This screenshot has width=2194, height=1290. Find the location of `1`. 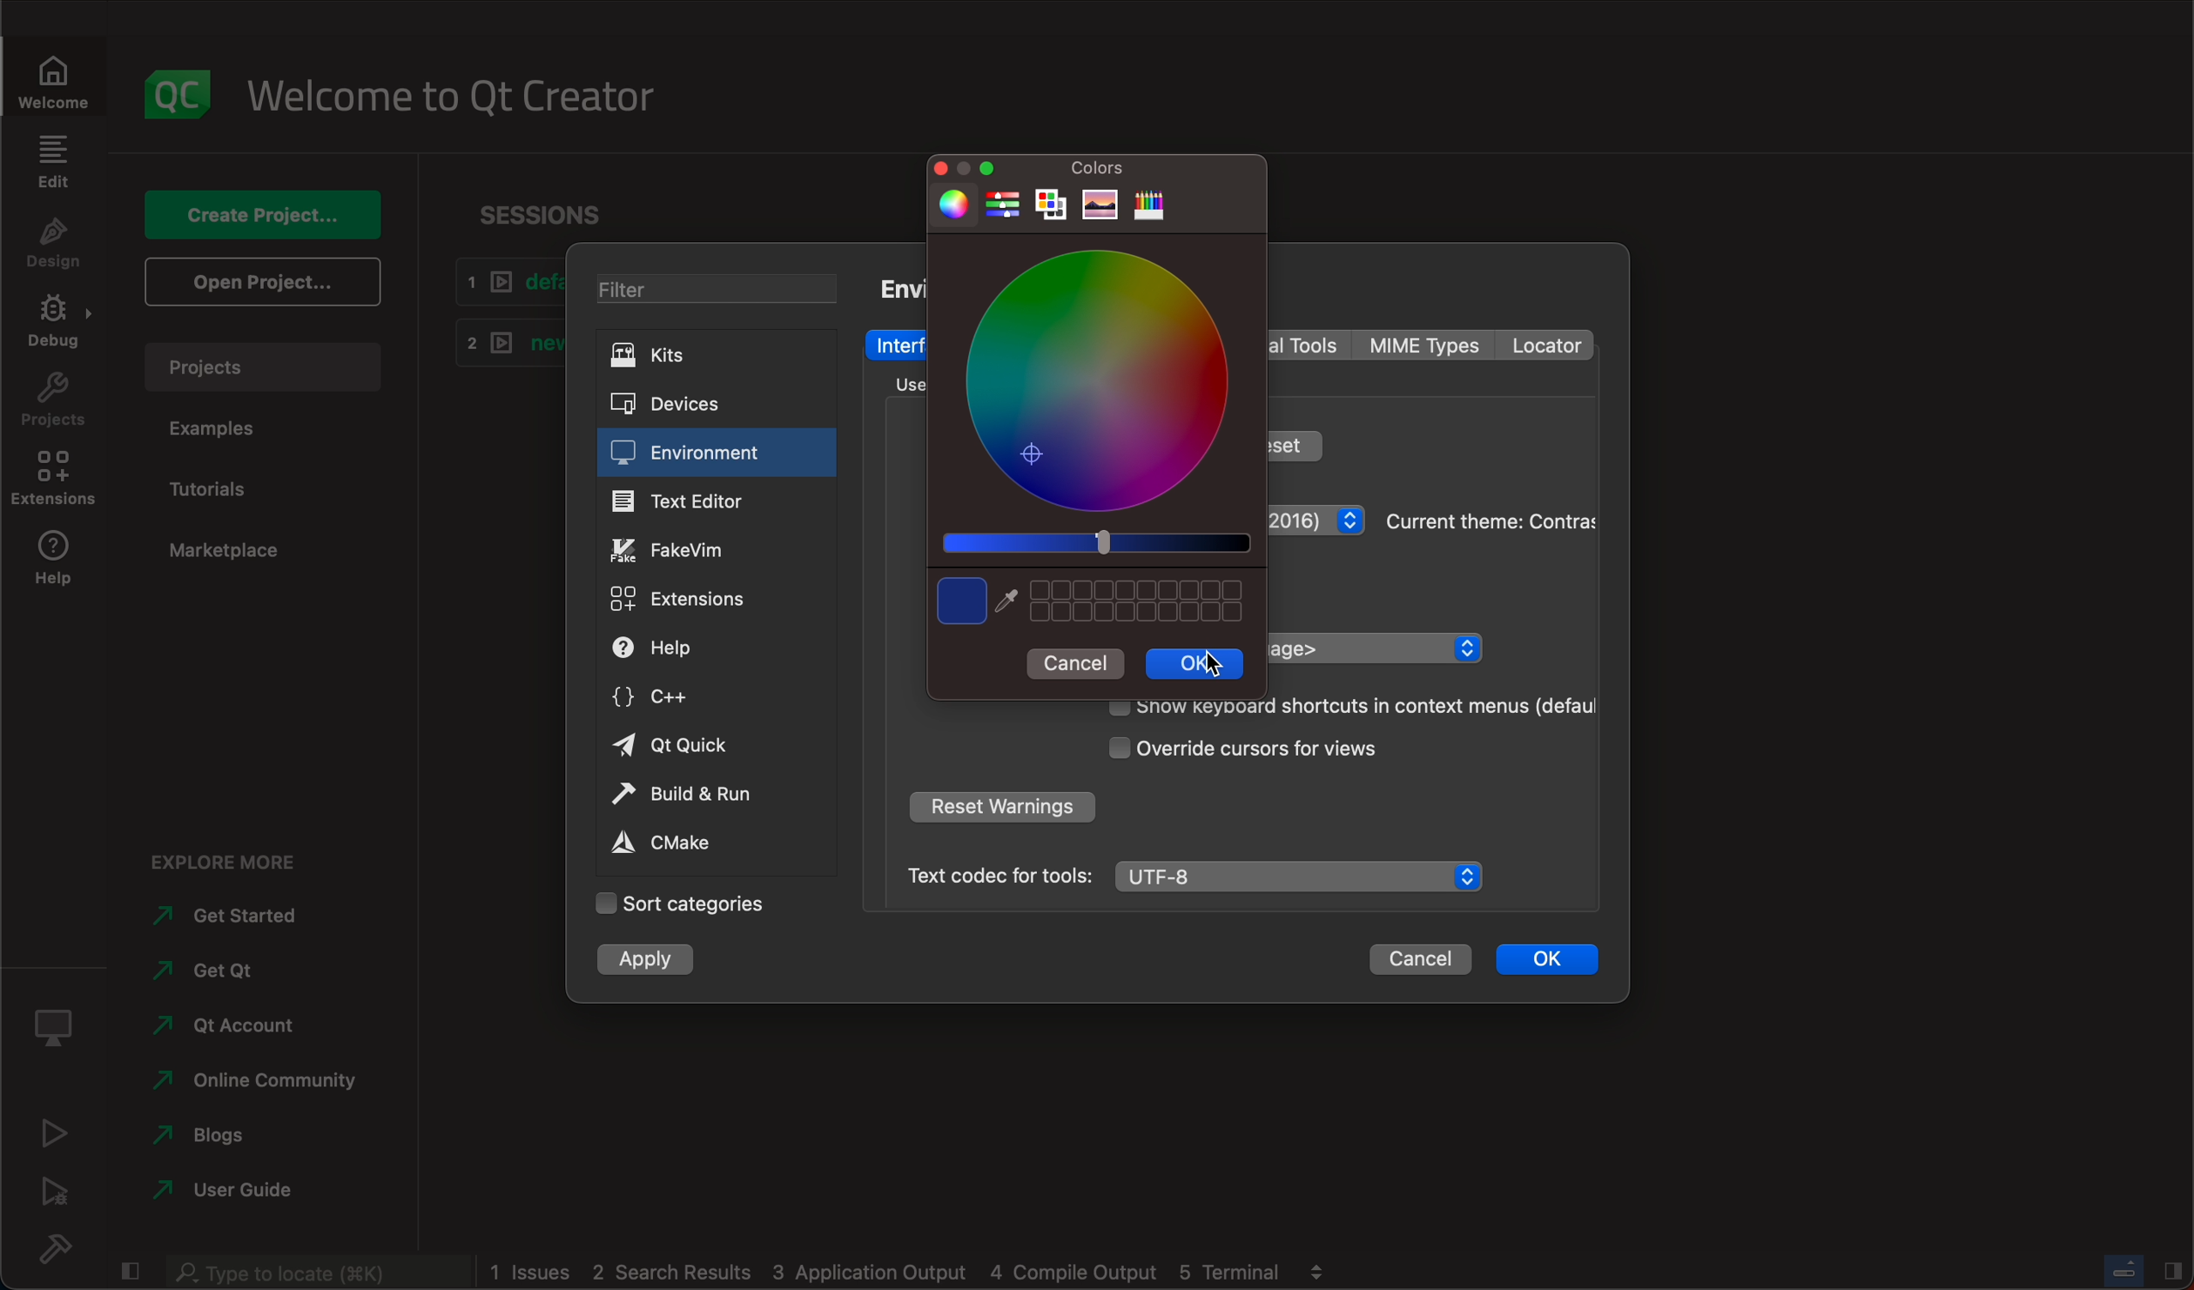

1 is located at coordinates (504, 282).